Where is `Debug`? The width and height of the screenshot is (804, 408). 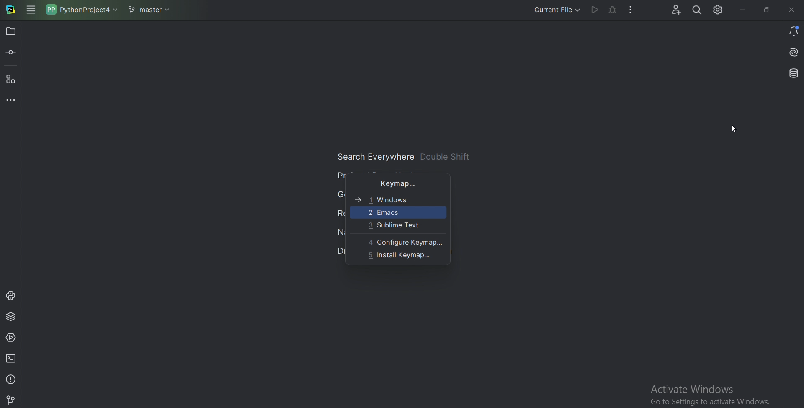 Debug is located at coordinates (613, 9).